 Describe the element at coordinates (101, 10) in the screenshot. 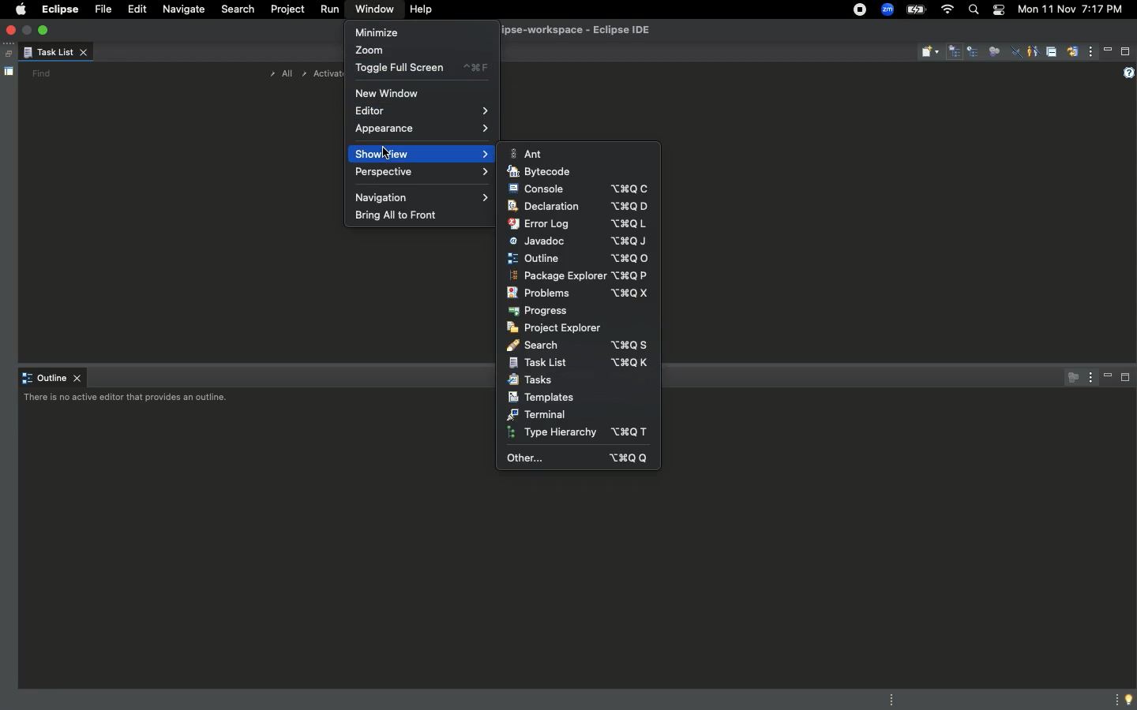

I see `File` at that location.